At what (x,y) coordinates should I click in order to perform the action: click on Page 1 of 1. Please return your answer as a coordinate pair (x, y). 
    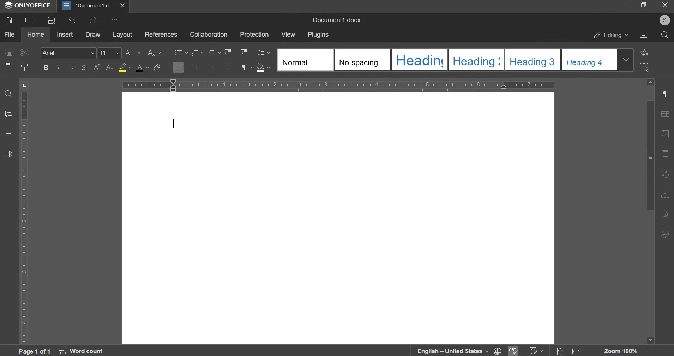
    Looking at the image, I should click on (32, 350).